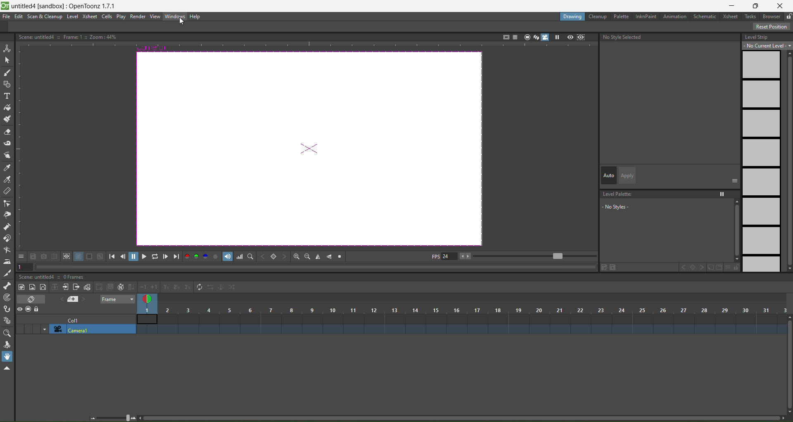 The image size is (793, 422). What do you see at coordinates (7, 262) in the screenshot?
I see `iron tool` at bounding box center [7, 262].